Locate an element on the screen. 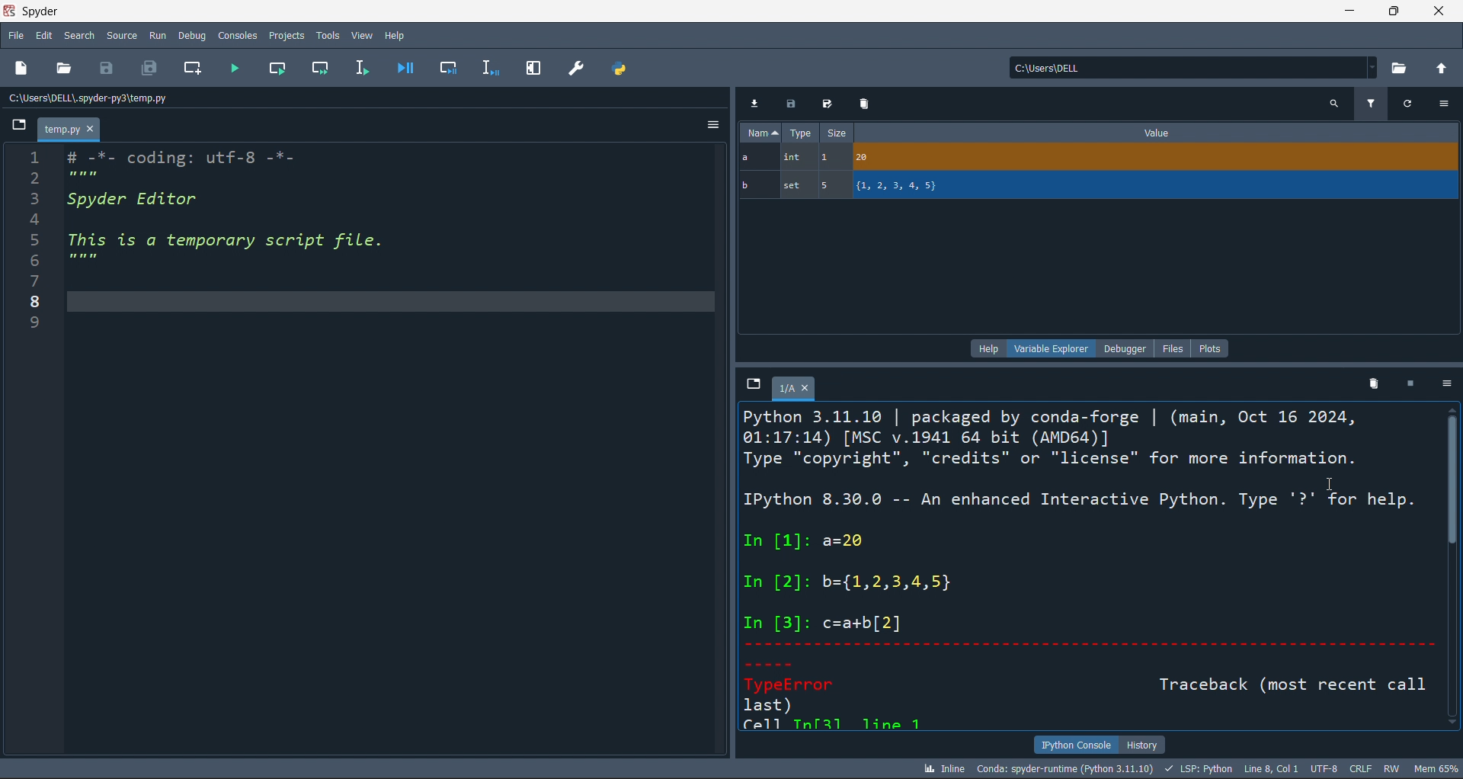 The width and height of the screenshot is (1463, 779). save data is located at coordinates (789, 104).